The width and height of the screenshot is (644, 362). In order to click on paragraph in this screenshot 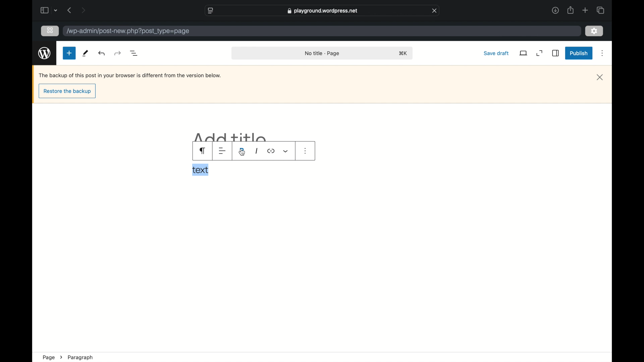, I will do `click(81, 358)`.